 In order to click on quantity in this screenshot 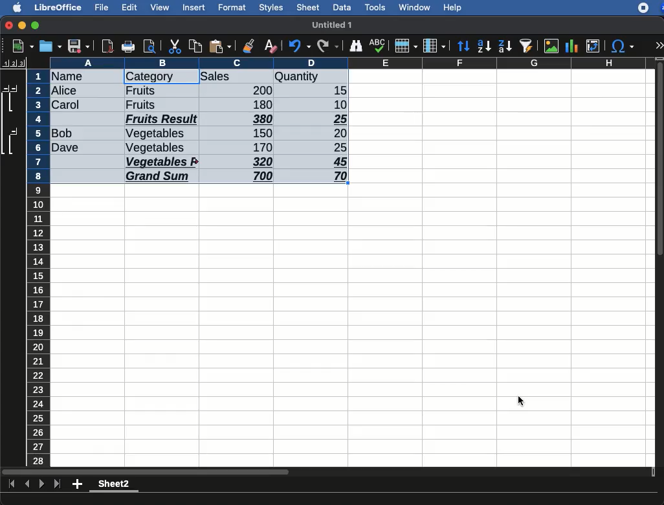, I will do `click(299, 77)`.